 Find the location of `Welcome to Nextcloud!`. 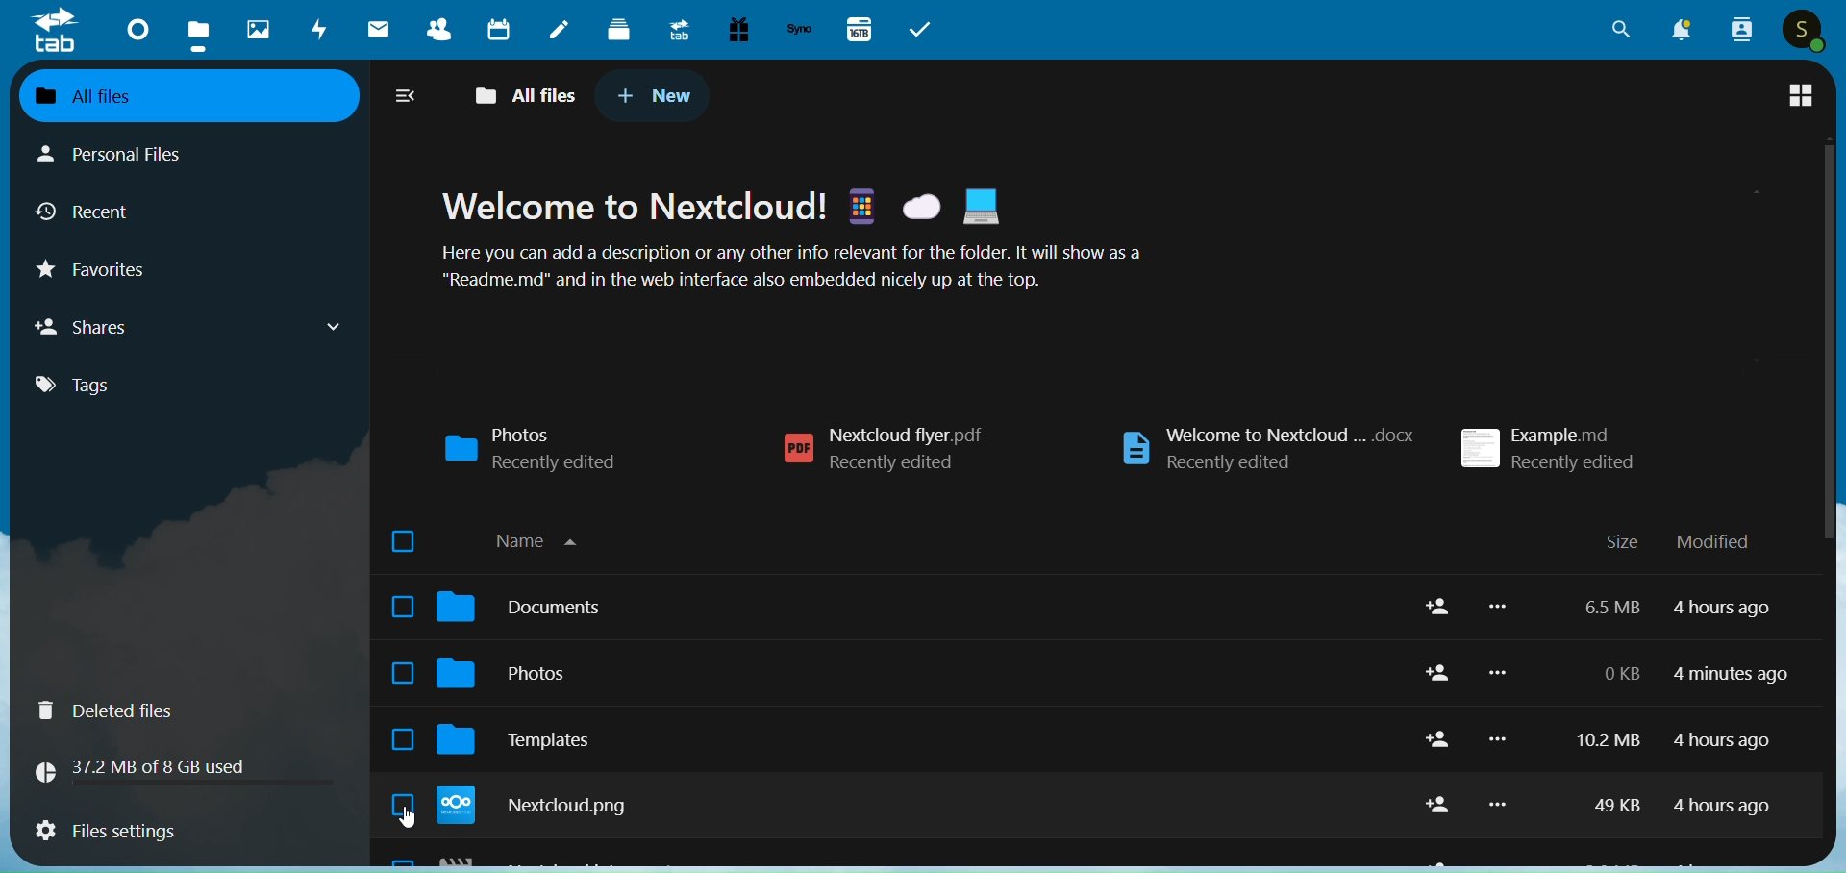

Welcome to Nextcloud! is located at coordinates (634, 205).